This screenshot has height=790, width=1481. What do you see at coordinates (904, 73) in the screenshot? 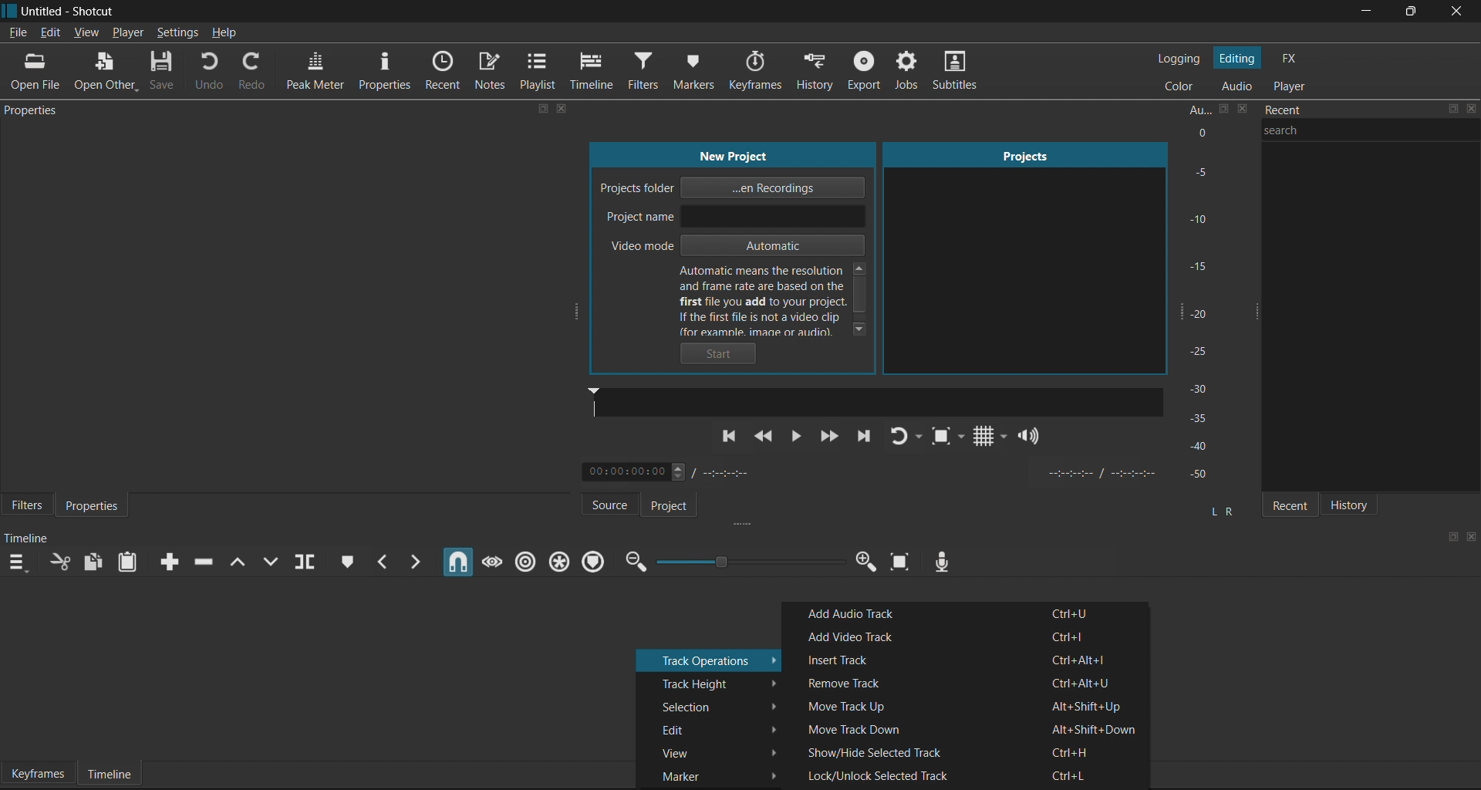
I see `Jobs` at bounding box center [904, 73].